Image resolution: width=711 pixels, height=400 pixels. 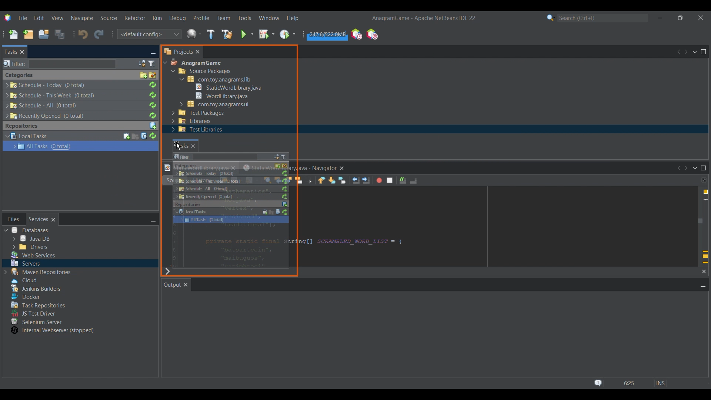 What do you see at coordinates (704, 168) in the screenshot?
I see `Maximize window` at bounding box center [704, 168].